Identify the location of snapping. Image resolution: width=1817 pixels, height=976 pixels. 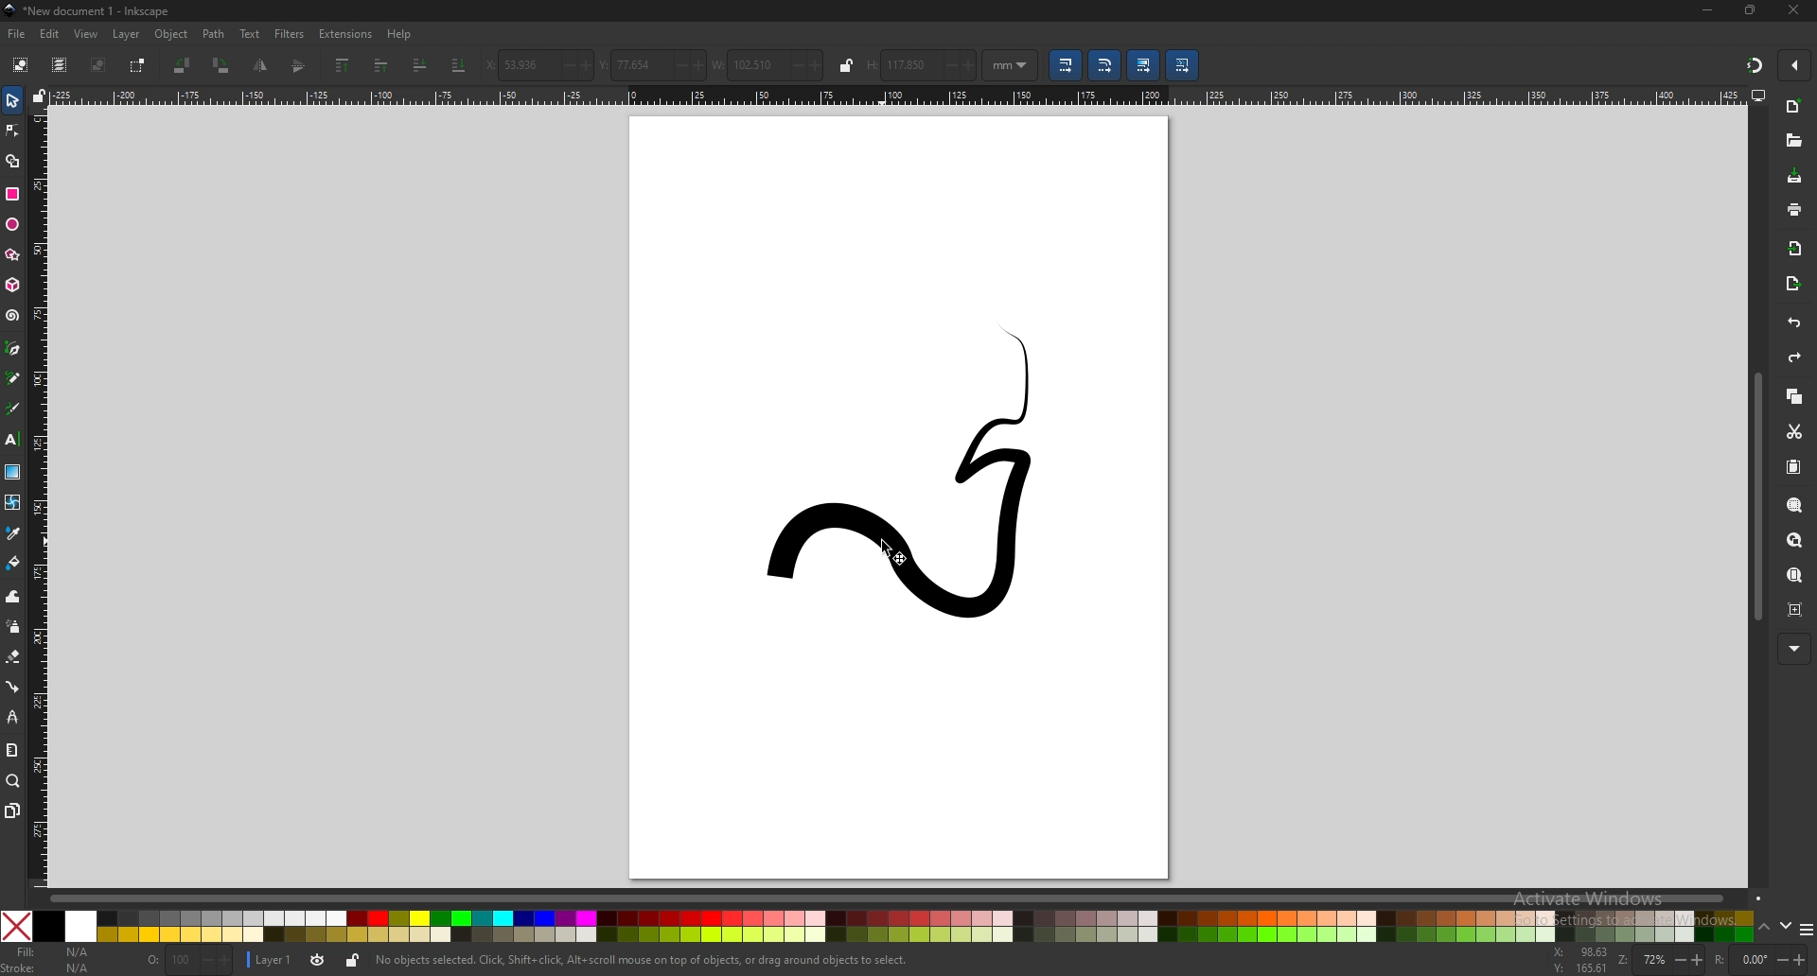
(1753, 64).